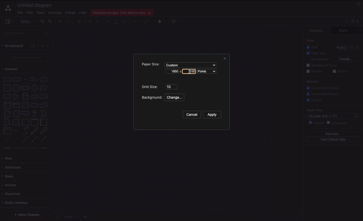  I want to click on Connection points, so click(322, 94).